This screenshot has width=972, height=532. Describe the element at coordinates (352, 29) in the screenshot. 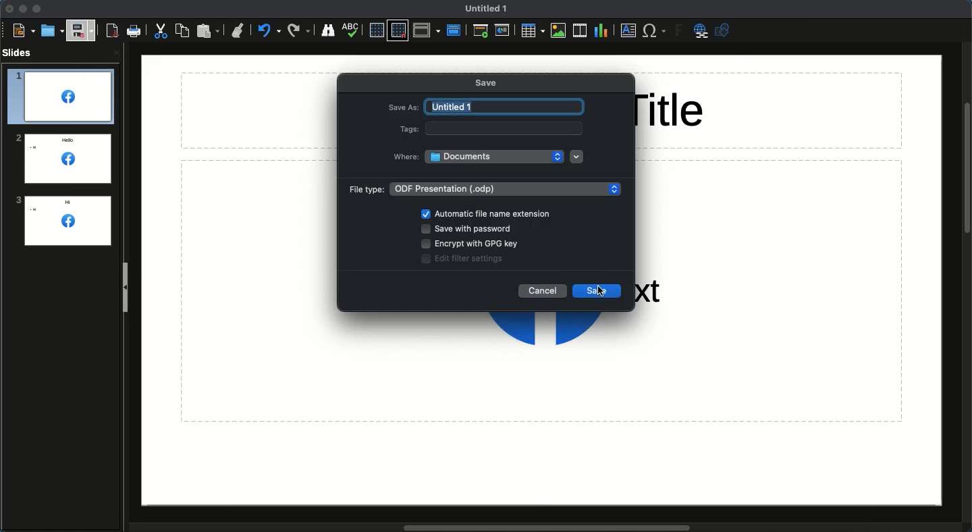

I see `Spelling` at that location.